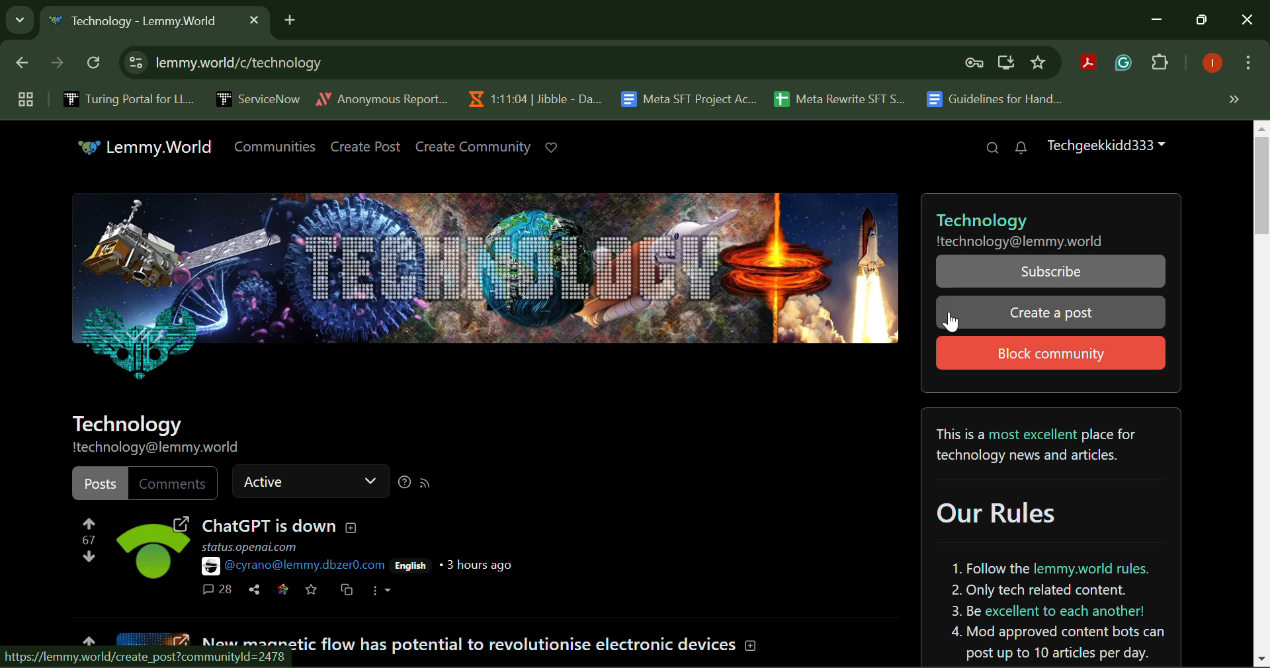 Image resolution: width=1270 pixels, height=668 pixels. Describe the element at coordinates (511, 62) in the screenshot. I see `Website Address: lemmy.world/c/technology` at that location.